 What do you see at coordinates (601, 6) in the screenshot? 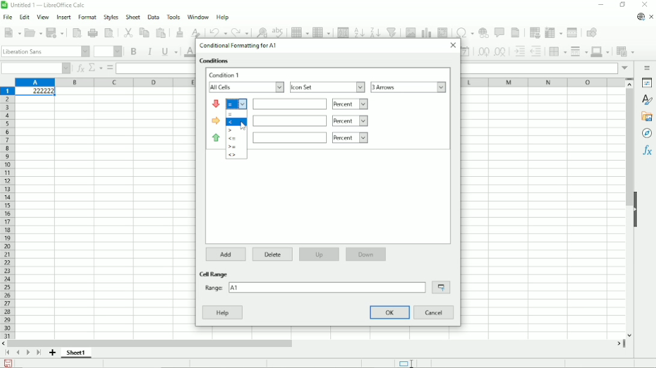
I see `Minimize` at bounding box center [601, 6].